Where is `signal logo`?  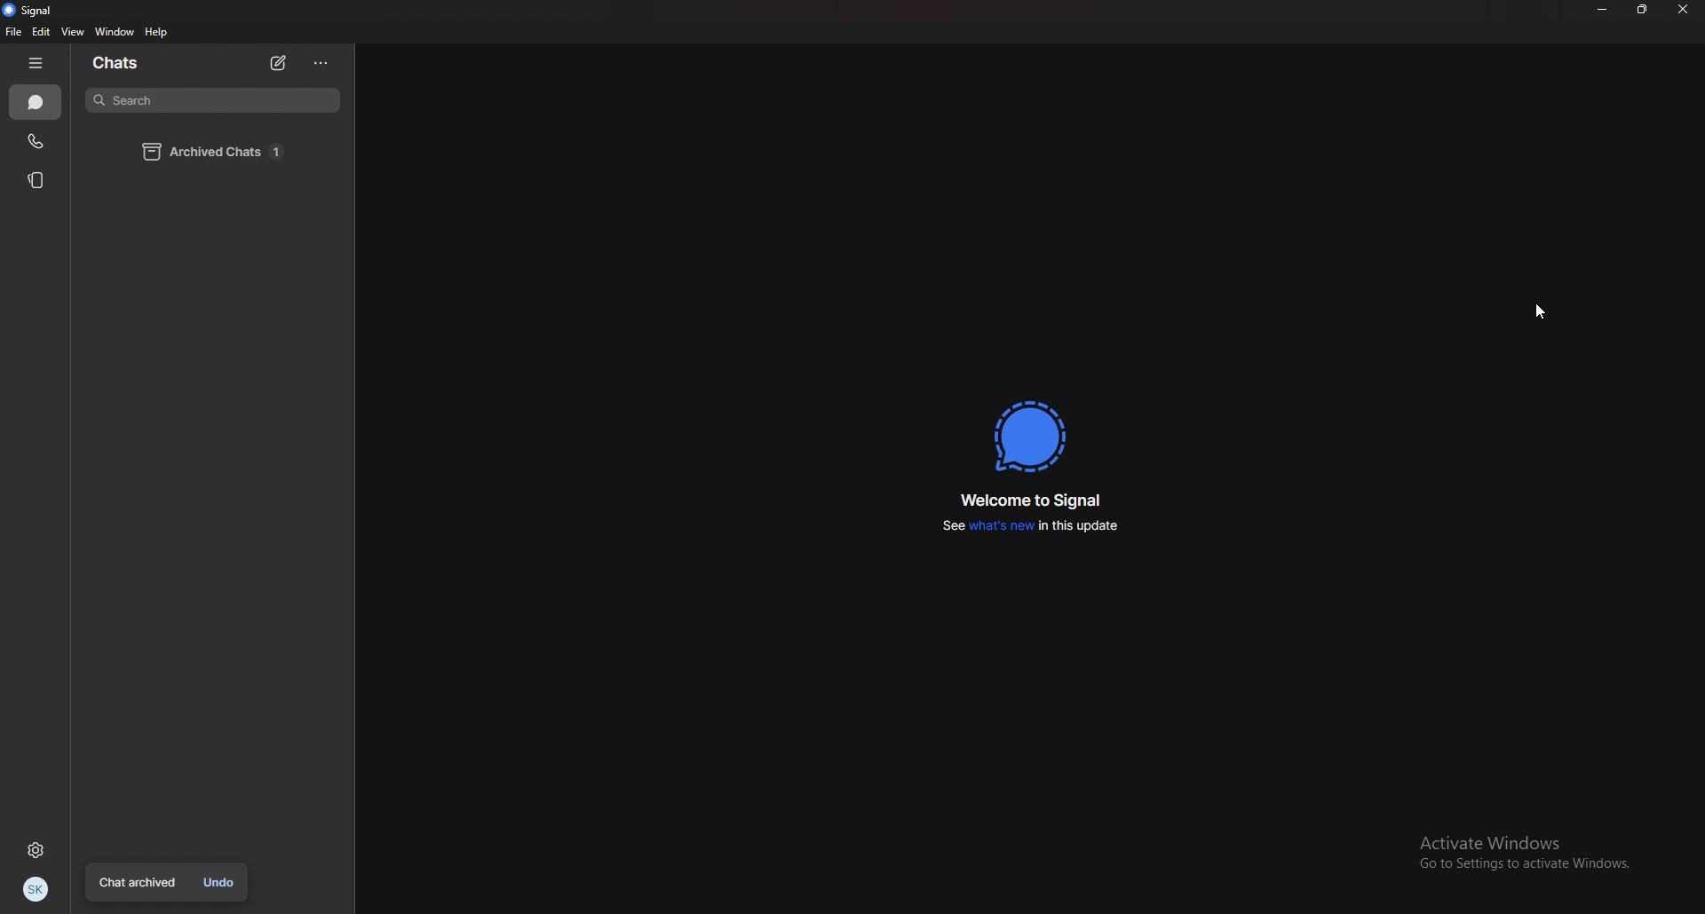 signal logo is located at coordinates (1033, 435).